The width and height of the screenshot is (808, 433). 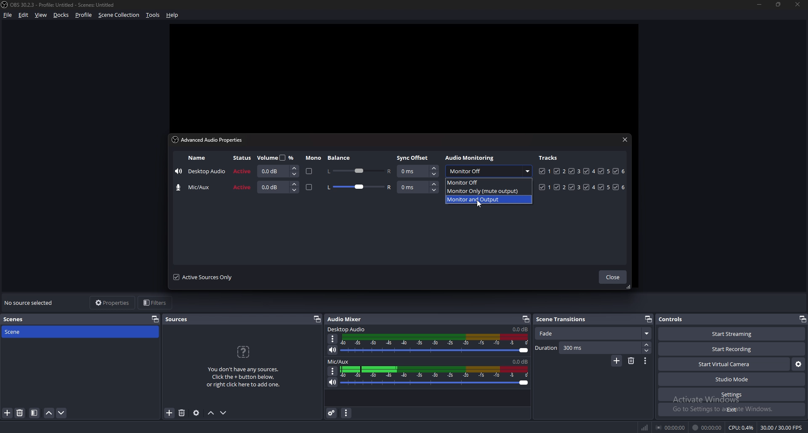 What do you see at coordinates (741, 428) in the screenshot?
I see `CPU: 0.4%` at bounding box center [741, 428].